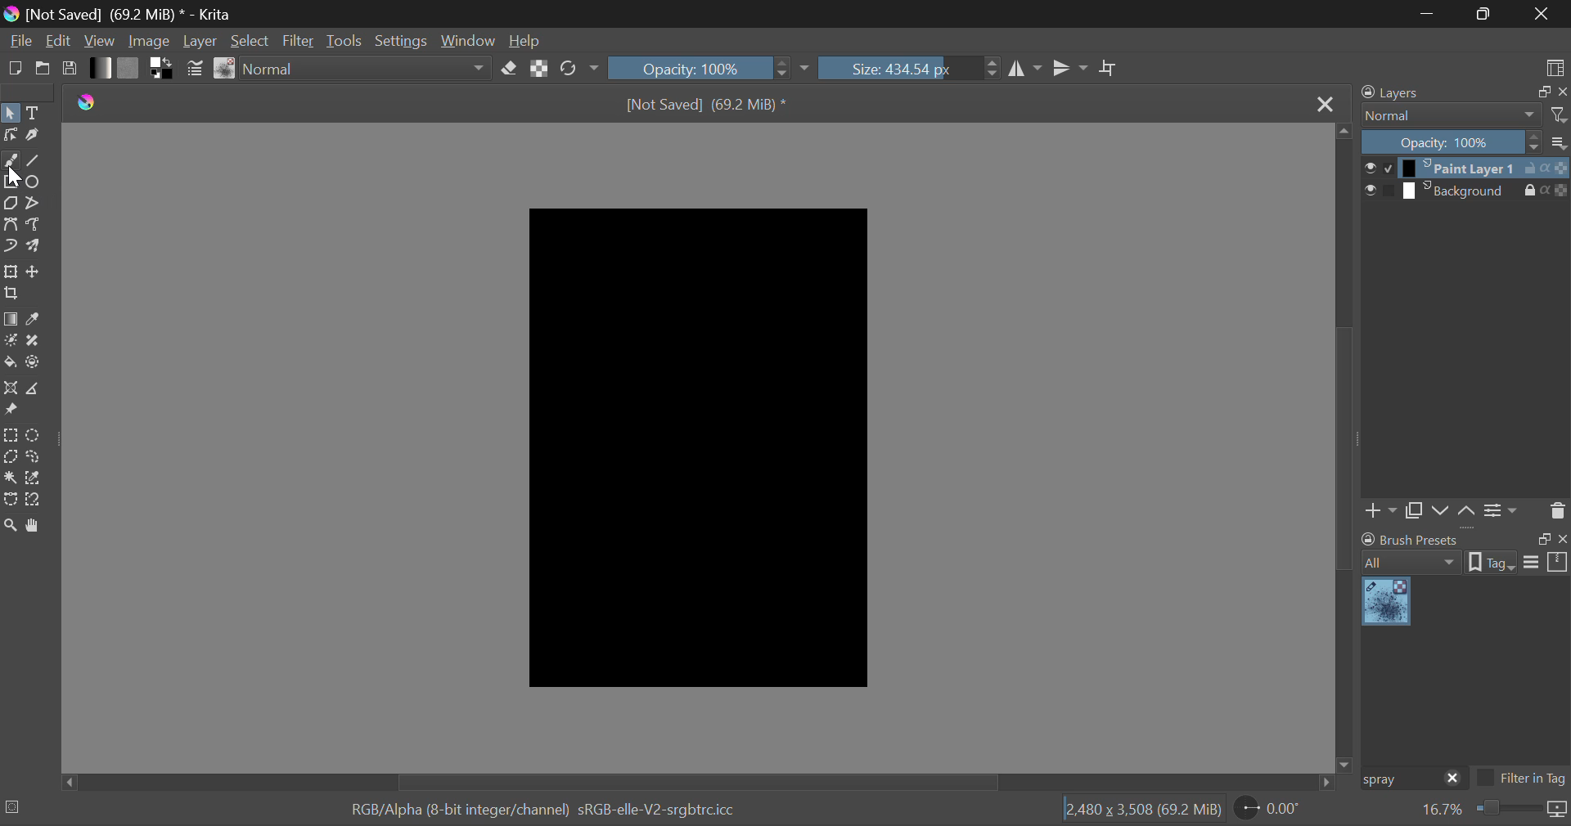  I want to click on Save, so click(68, 67).